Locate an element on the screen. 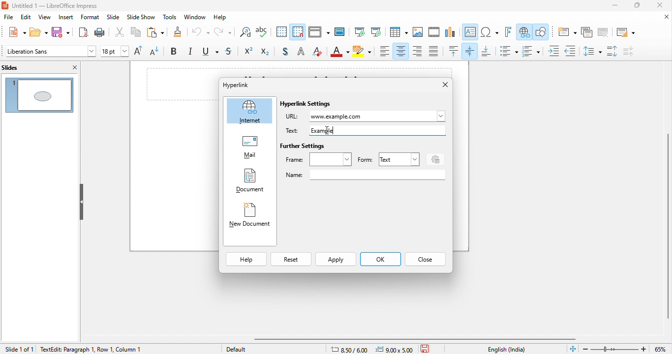  snap to grid is located at coordinates (299, 31).